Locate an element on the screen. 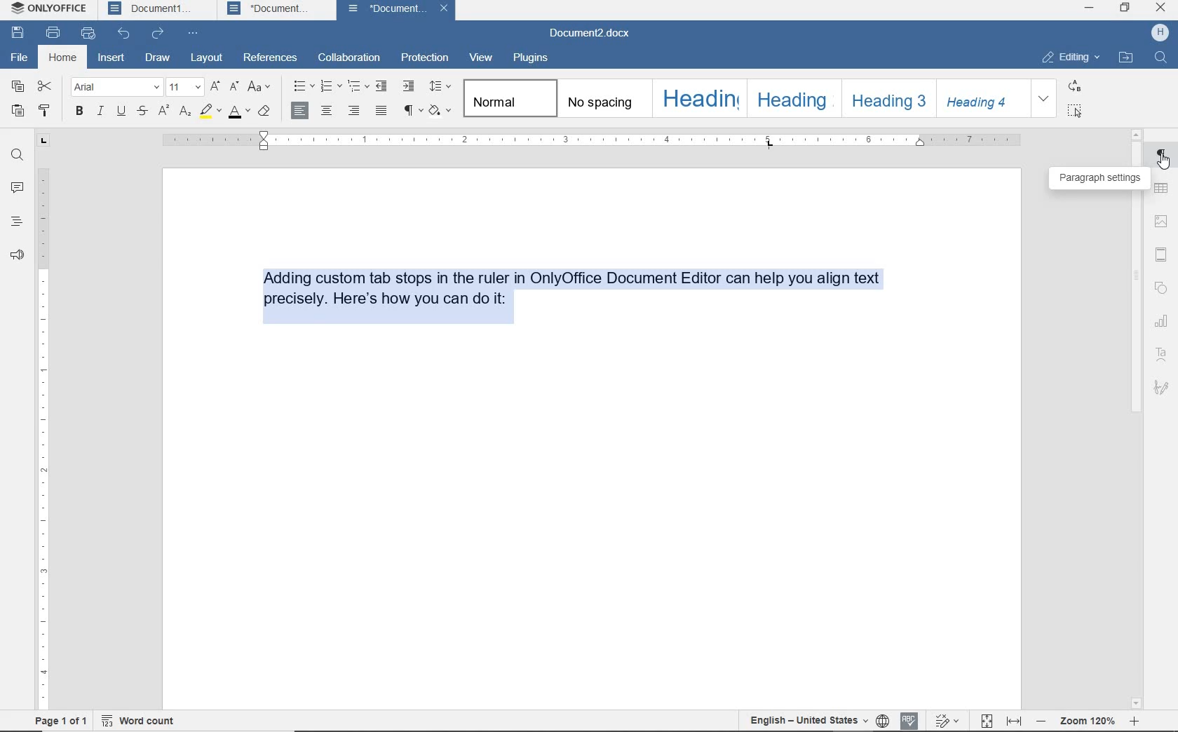  heading 2 is located at coordinates (792, 99).